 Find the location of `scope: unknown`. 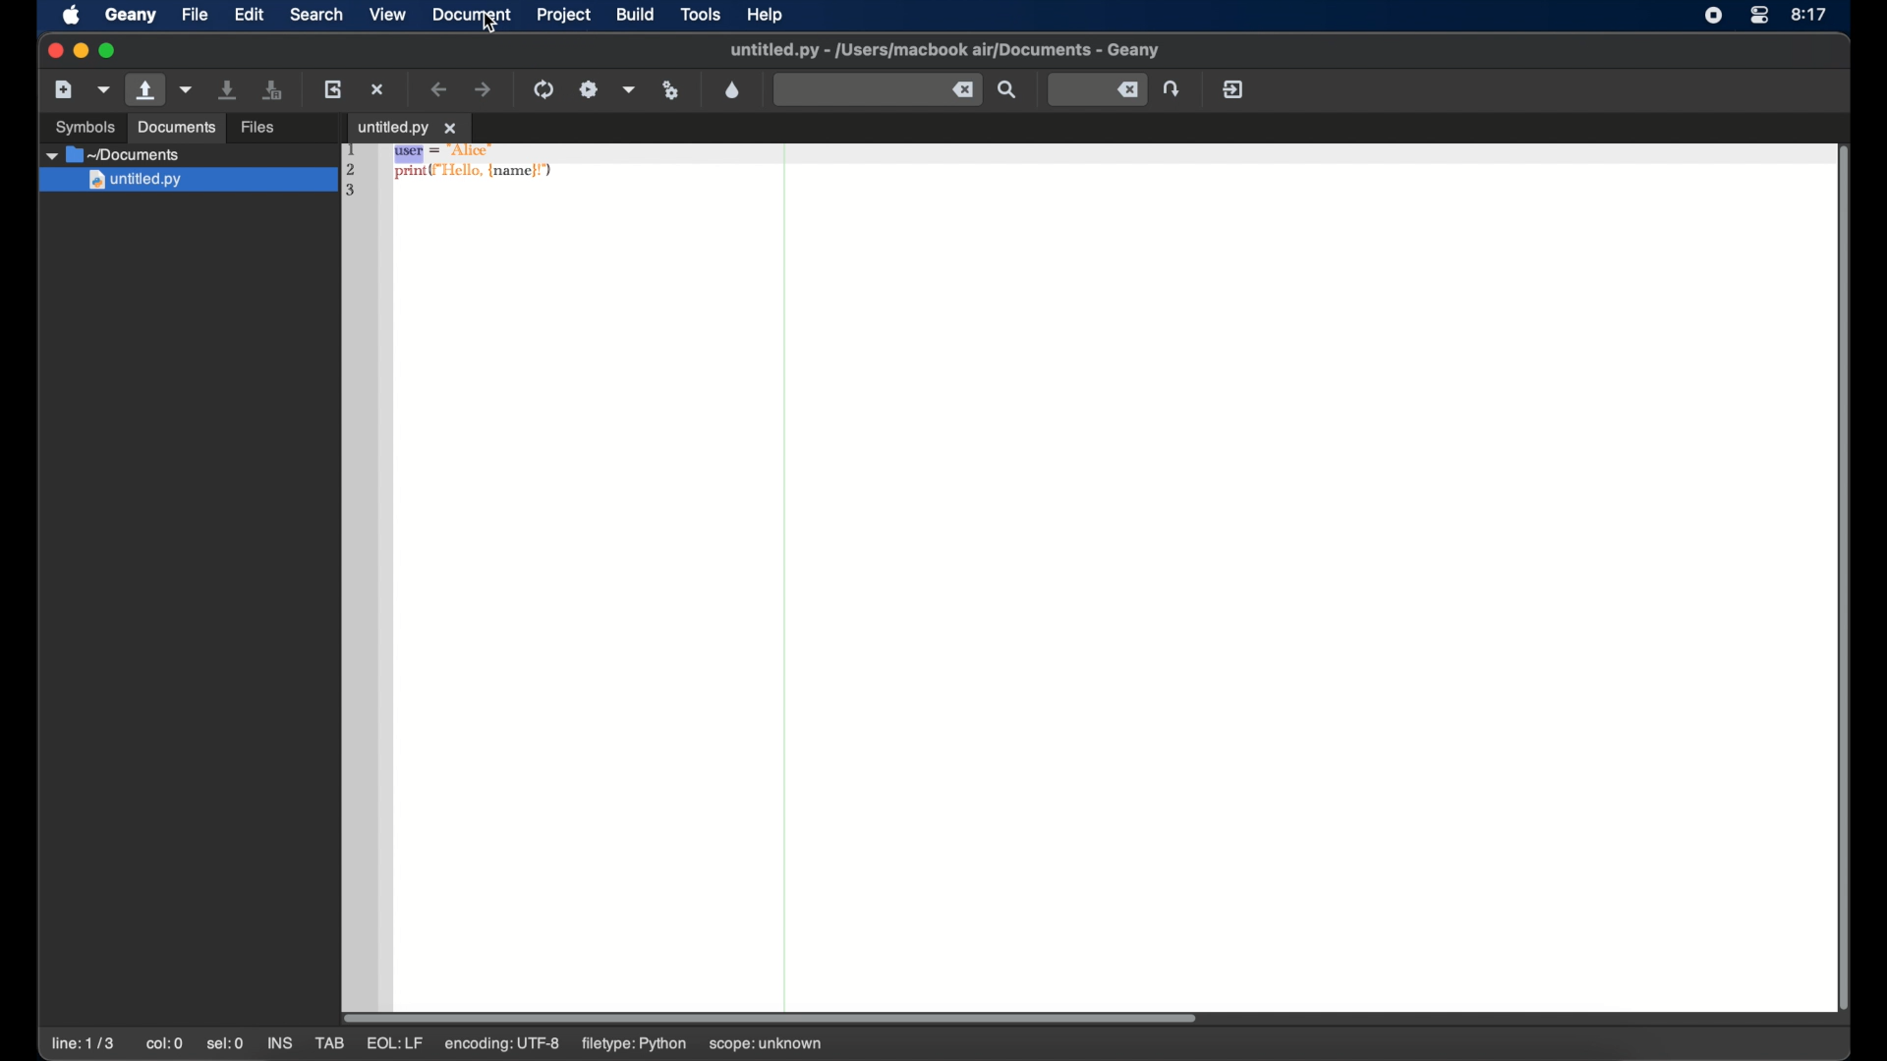

scope: unknown is located at coordinates (771, 1040).